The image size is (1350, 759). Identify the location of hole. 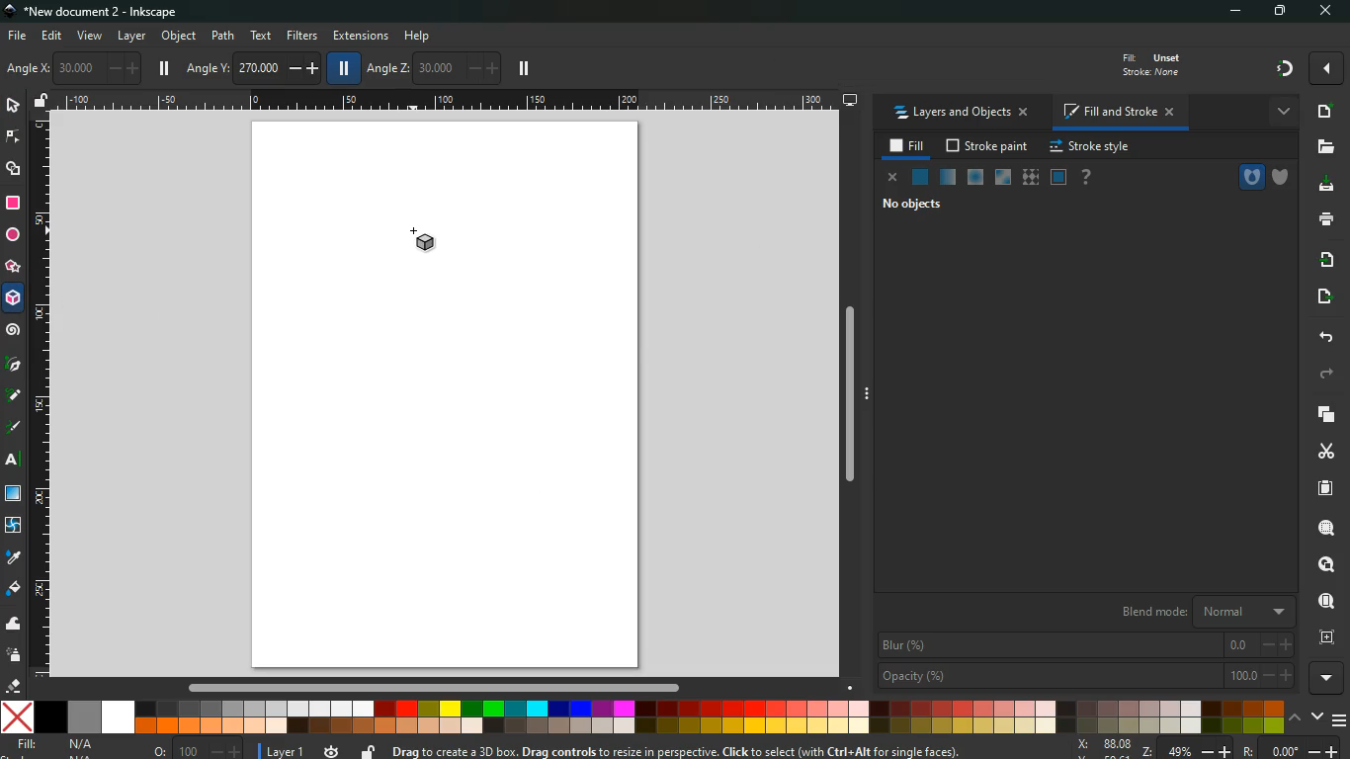
(1250, 177).